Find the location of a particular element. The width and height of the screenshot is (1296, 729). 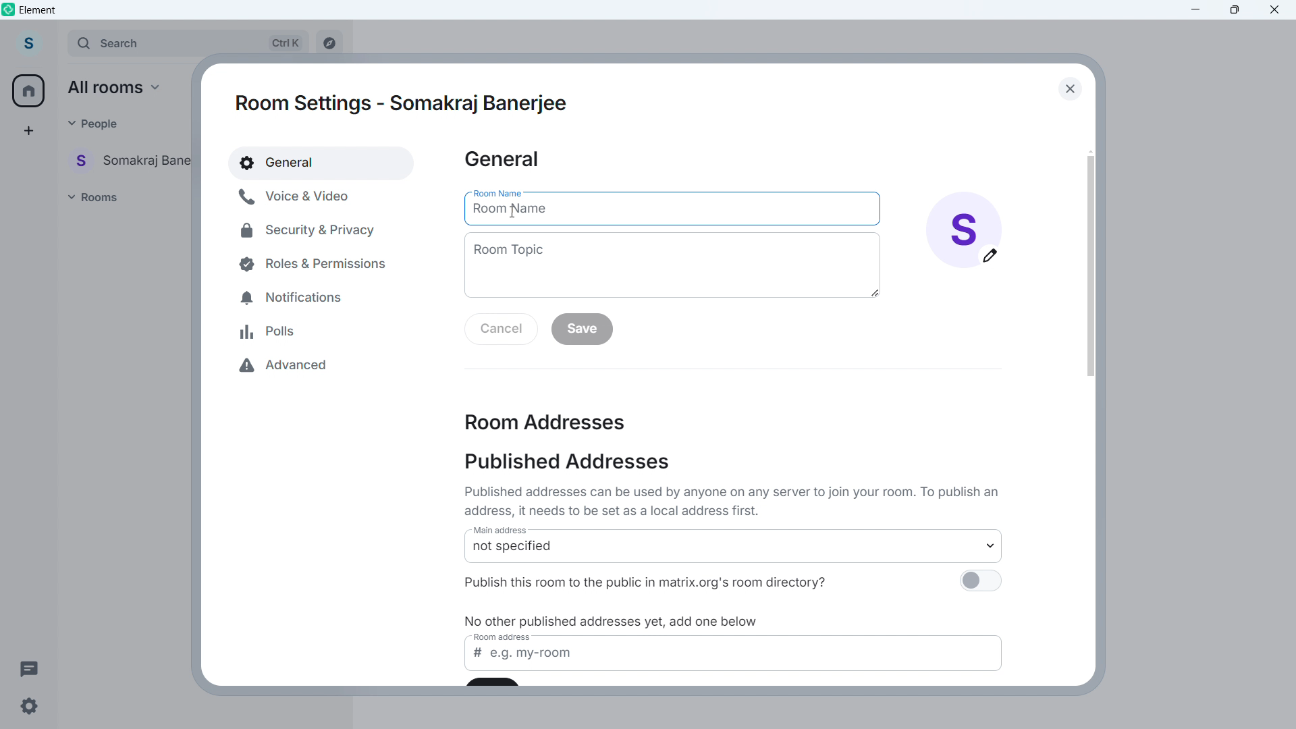

Create a space  is located at coordinates (28, 131).